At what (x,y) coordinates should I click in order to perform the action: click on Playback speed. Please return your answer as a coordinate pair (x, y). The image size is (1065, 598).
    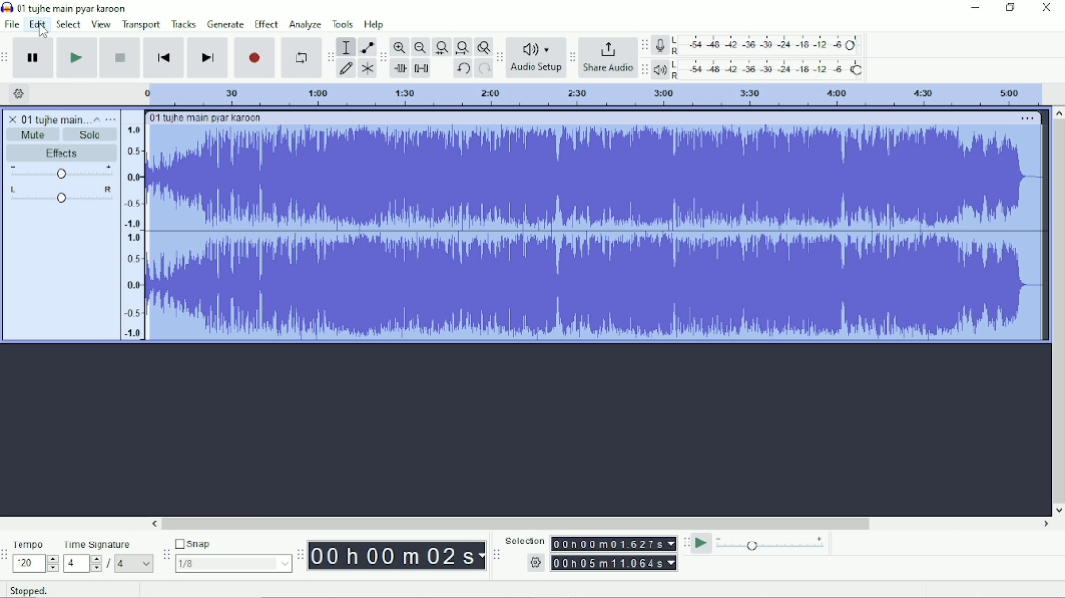
    Looking at the image, I should click on (772, 543).